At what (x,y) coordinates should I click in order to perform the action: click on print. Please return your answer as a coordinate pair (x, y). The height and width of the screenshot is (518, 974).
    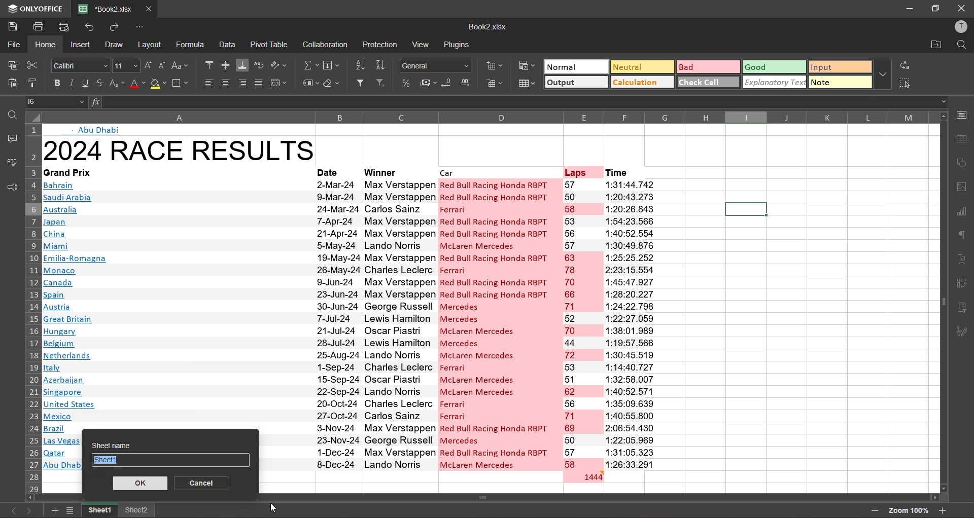
    Looking at the image, I should click on (38, 27).